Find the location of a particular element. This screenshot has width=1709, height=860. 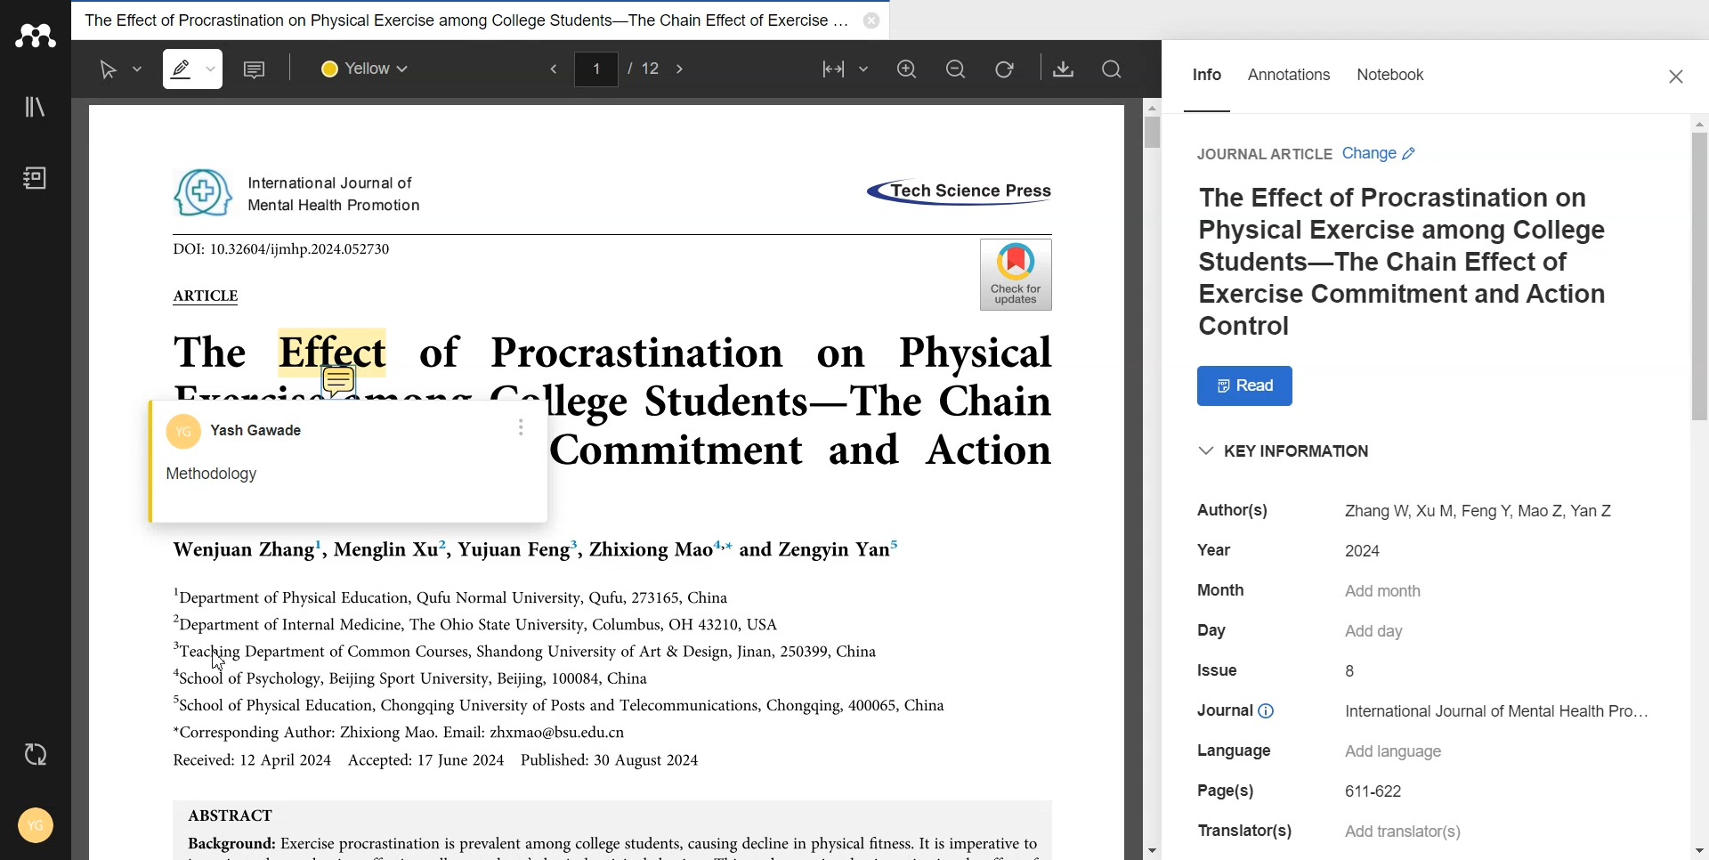

Journal © International Journal of Mental Health Pro... is located at coordinates (1424, 709).